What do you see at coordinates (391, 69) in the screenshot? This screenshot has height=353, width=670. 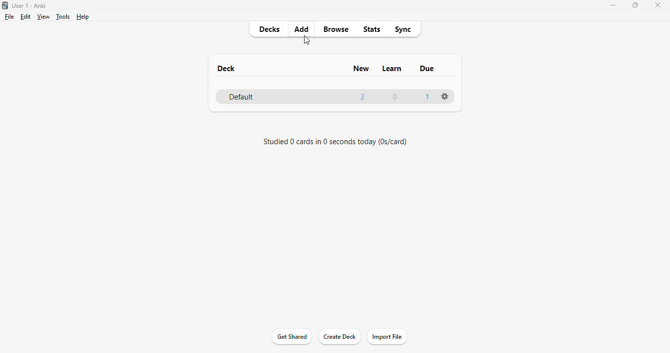 I see `learn` at bounding box center [391, 69].